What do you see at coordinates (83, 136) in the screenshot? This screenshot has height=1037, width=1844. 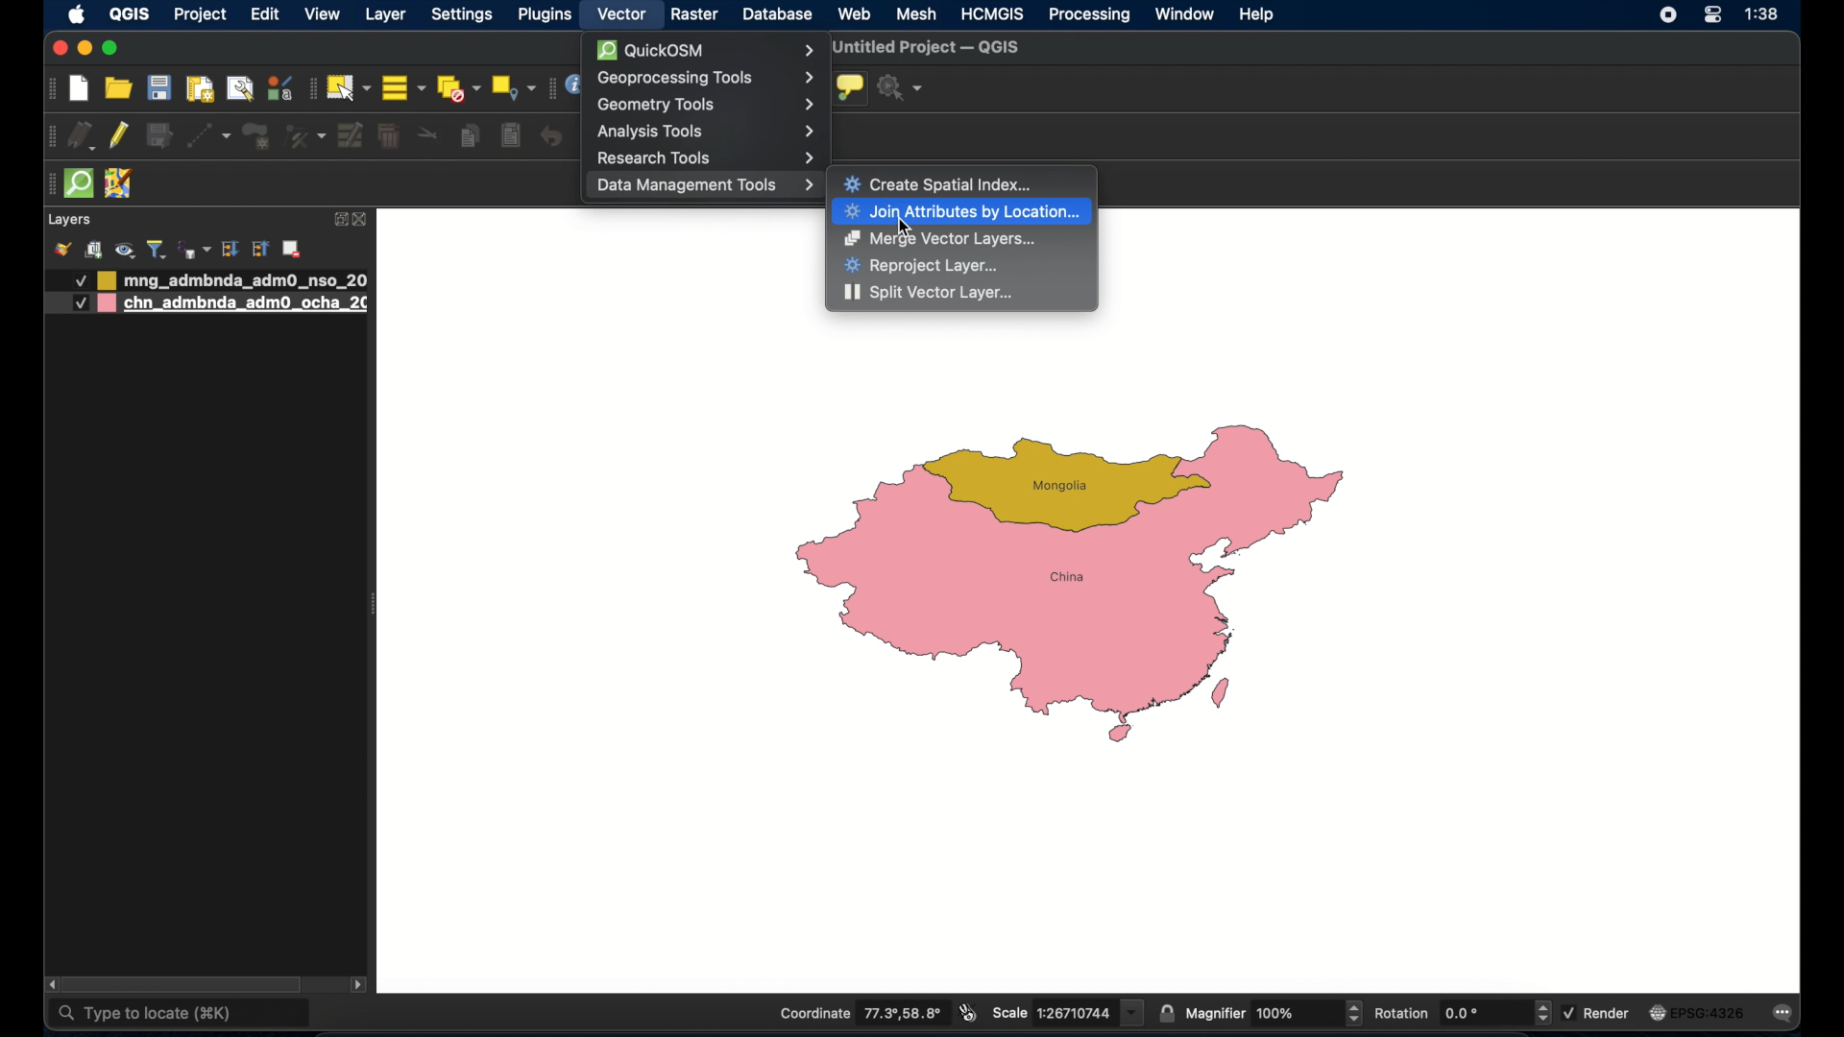 I see `current edits` at bounding box center [83, 136].